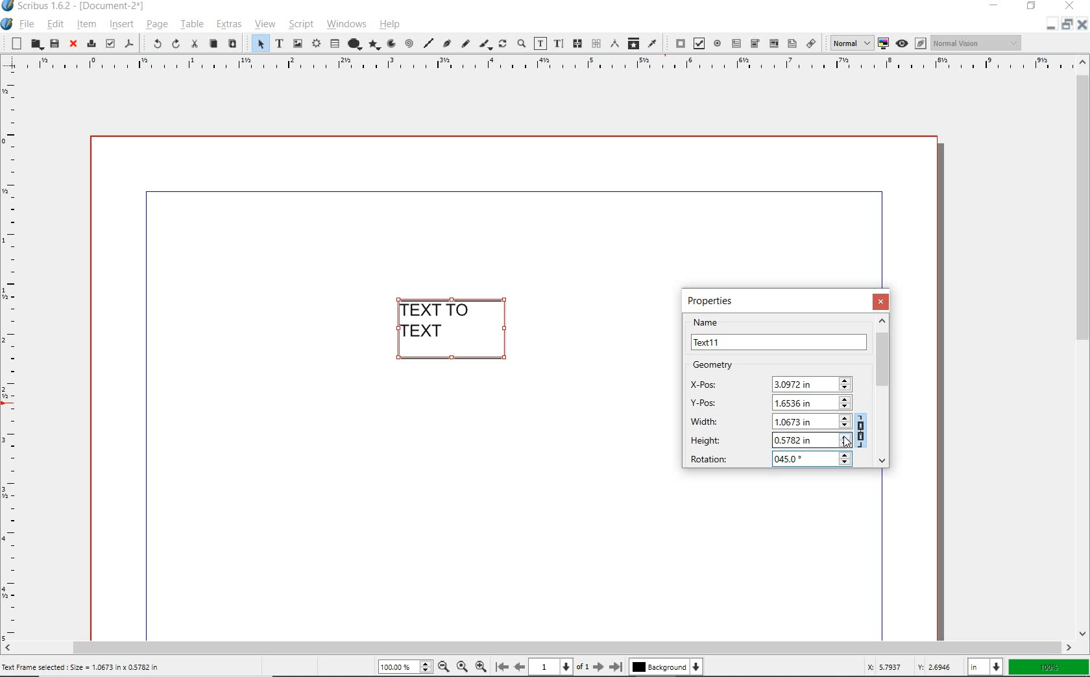  What do you see at coordinates (717, 43) in the screenshot?
I see `pdf radio button` at bounding box center [717, 43].